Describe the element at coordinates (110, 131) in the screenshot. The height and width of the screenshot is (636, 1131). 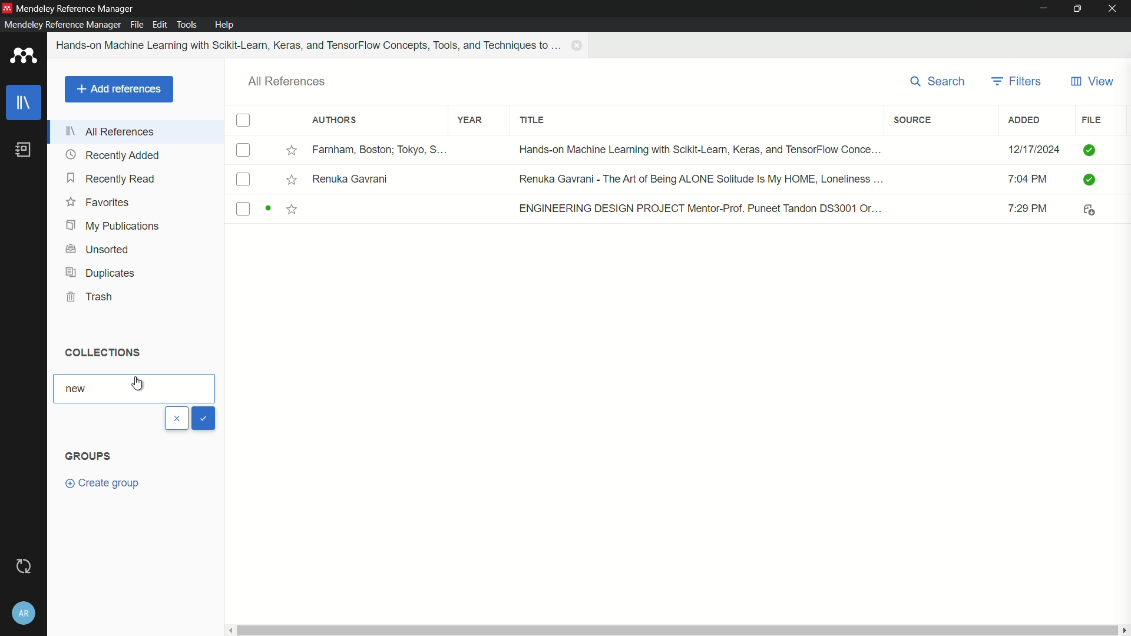
I see `all references` at that location.